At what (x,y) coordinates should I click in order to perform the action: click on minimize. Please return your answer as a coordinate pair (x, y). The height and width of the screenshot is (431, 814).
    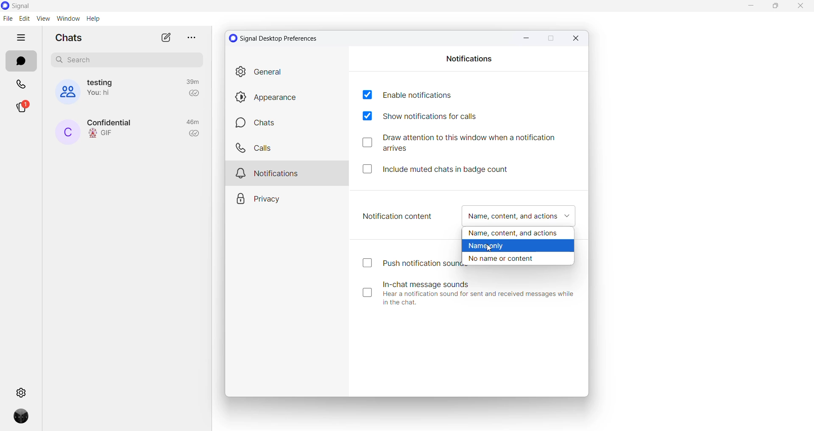
    Looking at the image, I should click on (747, 6).